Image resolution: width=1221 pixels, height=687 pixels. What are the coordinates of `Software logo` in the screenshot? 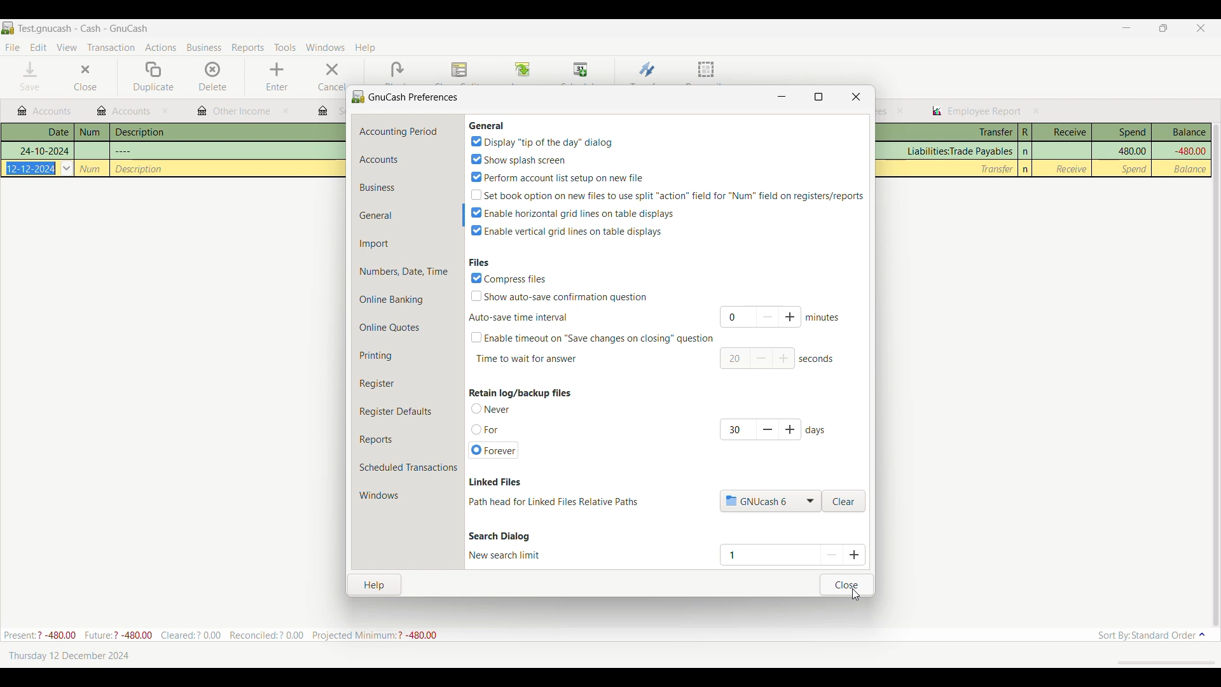 It's located at (8, 28).